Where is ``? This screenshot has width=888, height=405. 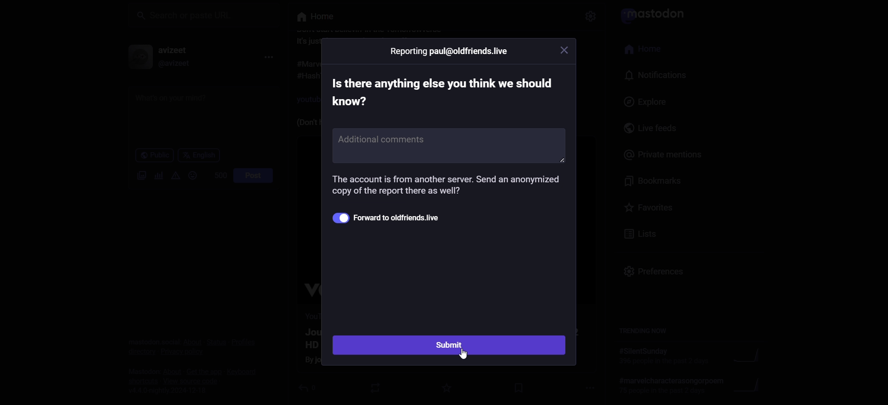  is located at coordinates (561, 51).